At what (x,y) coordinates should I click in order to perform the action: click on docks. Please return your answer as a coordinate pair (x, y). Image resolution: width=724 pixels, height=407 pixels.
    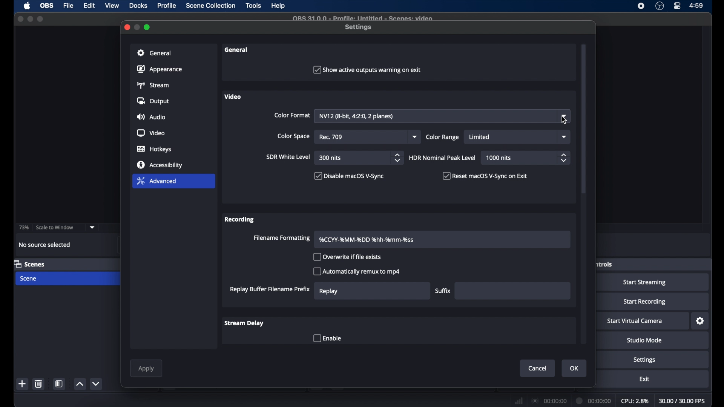
    Looking at the image, I should click on (138, 6).